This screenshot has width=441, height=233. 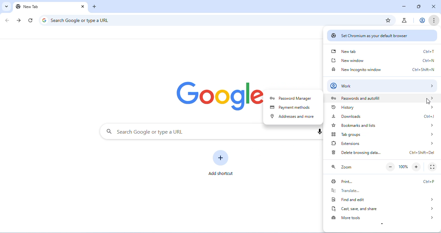 What do you see at coordinates (42, 7) in the screenshot?
I see `New Tab` at bounding box center [42, 7].